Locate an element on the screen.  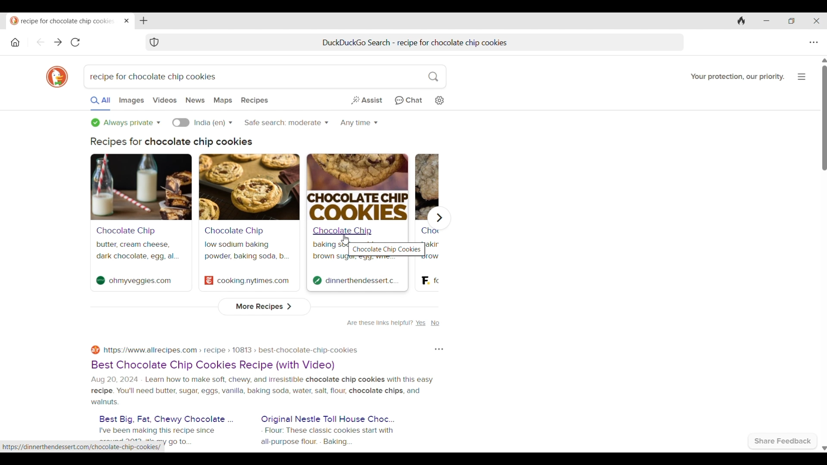
Close tab is located at coordinates (127, 21).